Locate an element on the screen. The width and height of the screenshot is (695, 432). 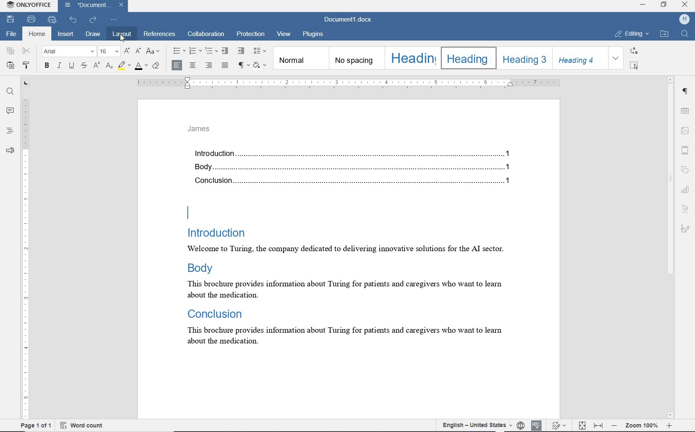
signature is located at coordinates (685, 228).